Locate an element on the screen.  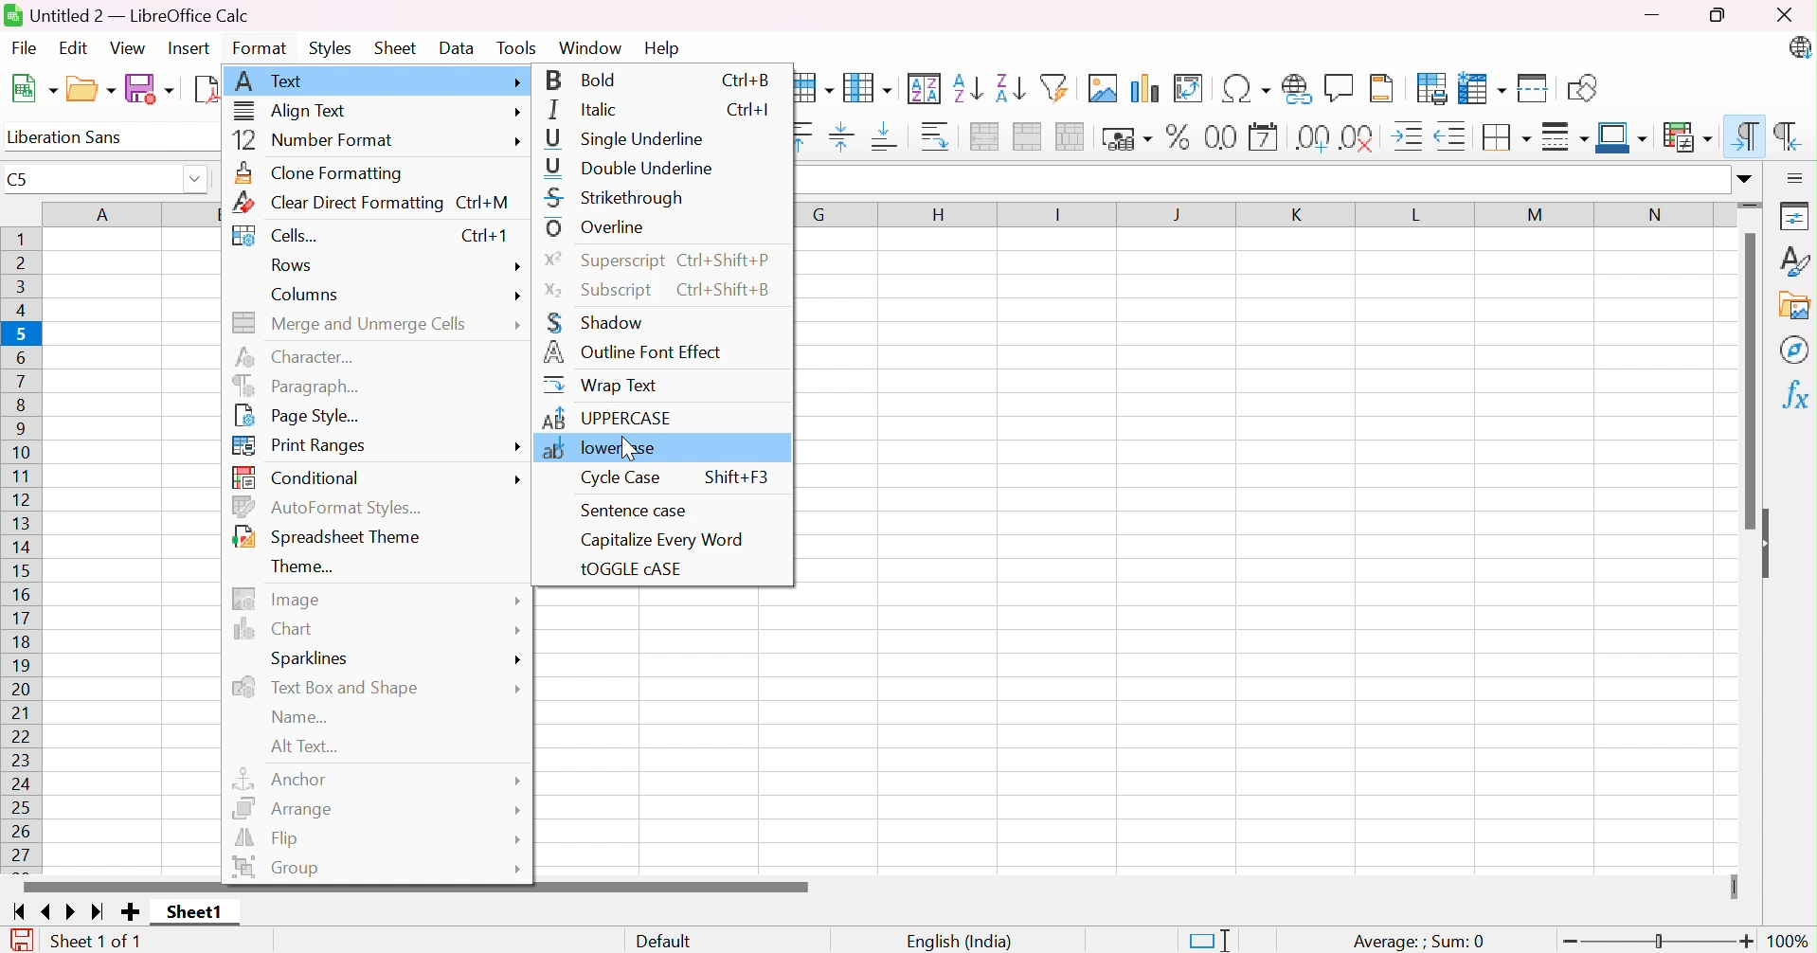
Unmerge Cells is located at coordinates (1073, 136).